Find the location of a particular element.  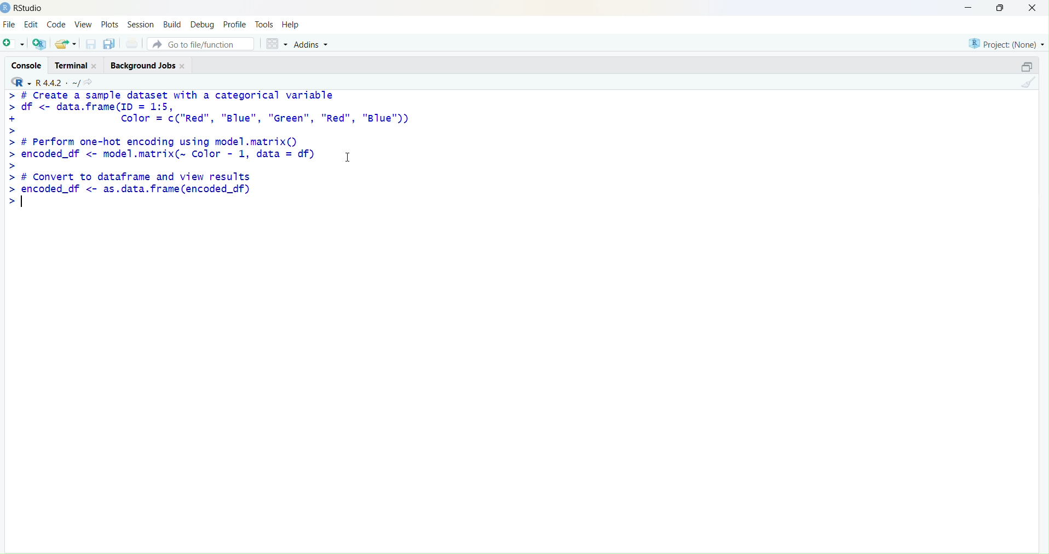

maximise is located at coordinates (1001, 8).